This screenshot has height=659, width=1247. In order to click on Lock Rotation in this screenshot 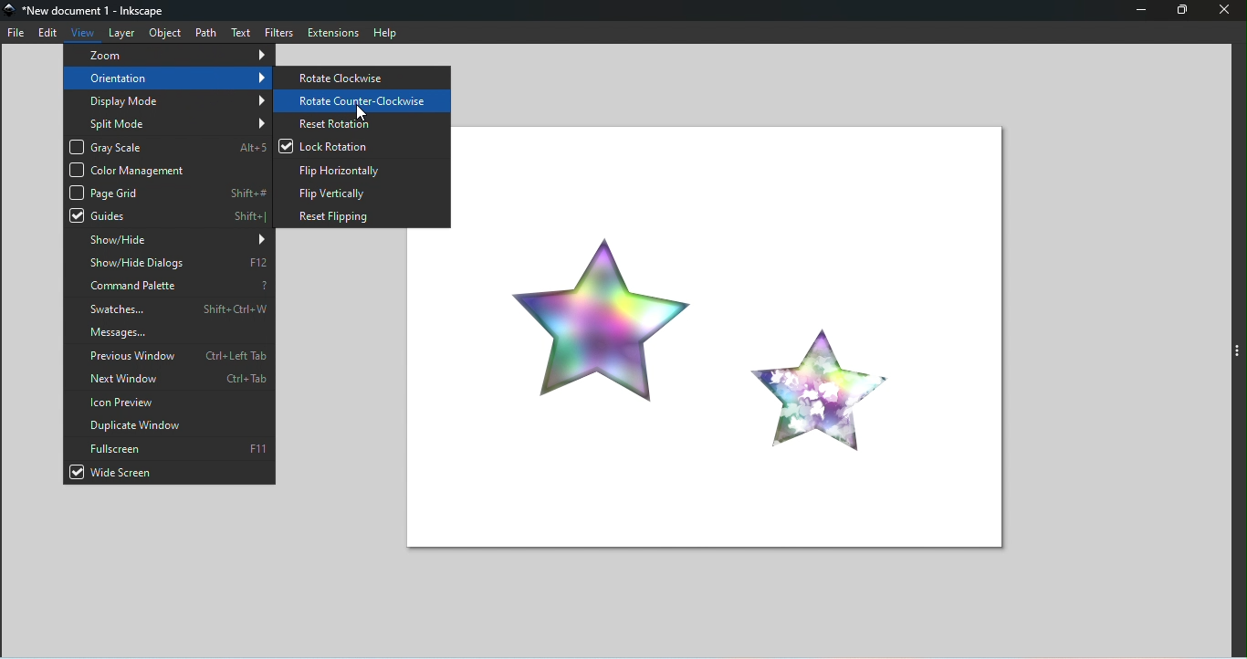, I will do `click(362, 144)`.